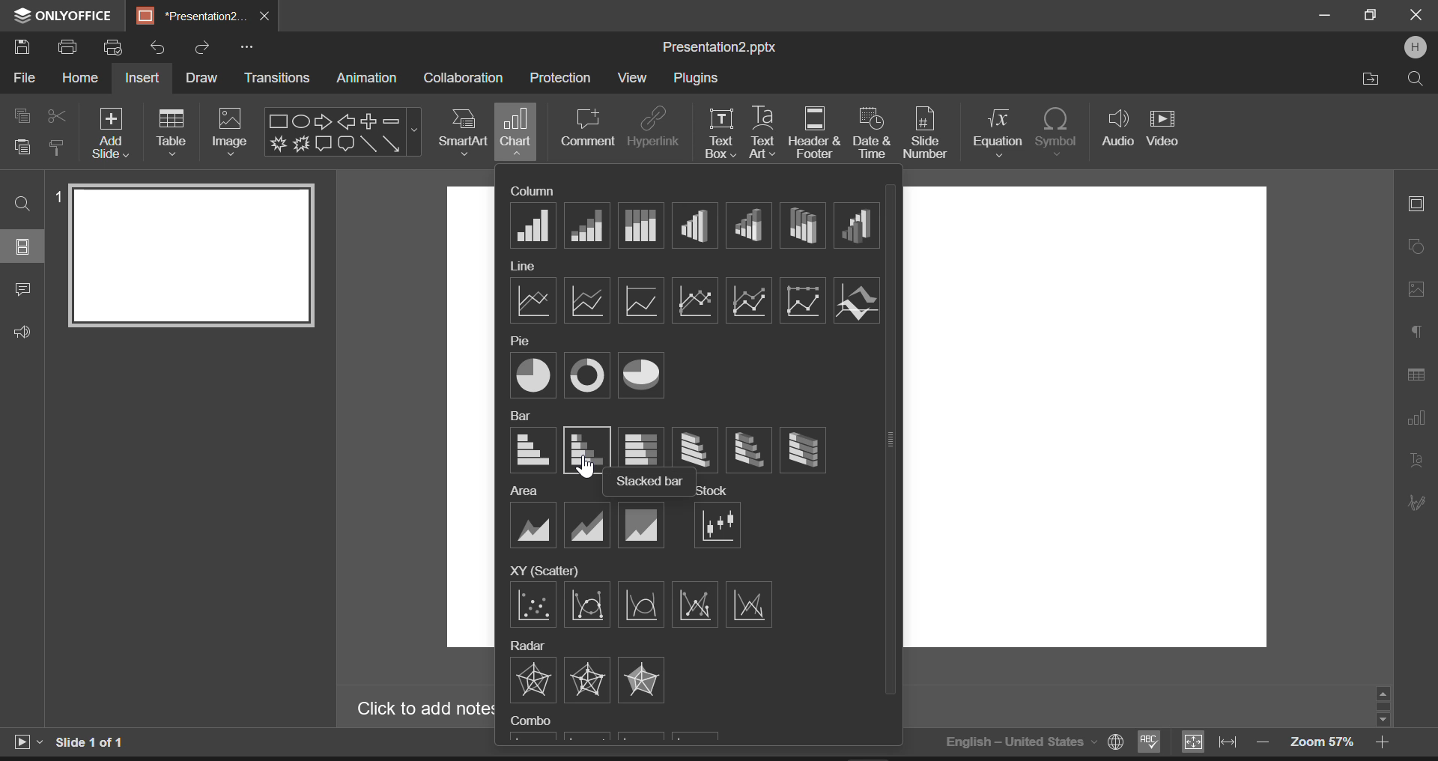  Describe the element at coordinates (998, 133) in the screenshot. I see `Equation` at that location.